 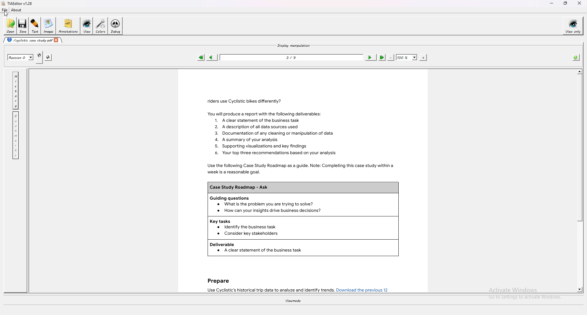 I want to click on create new revision, so click(x=39, y=57).